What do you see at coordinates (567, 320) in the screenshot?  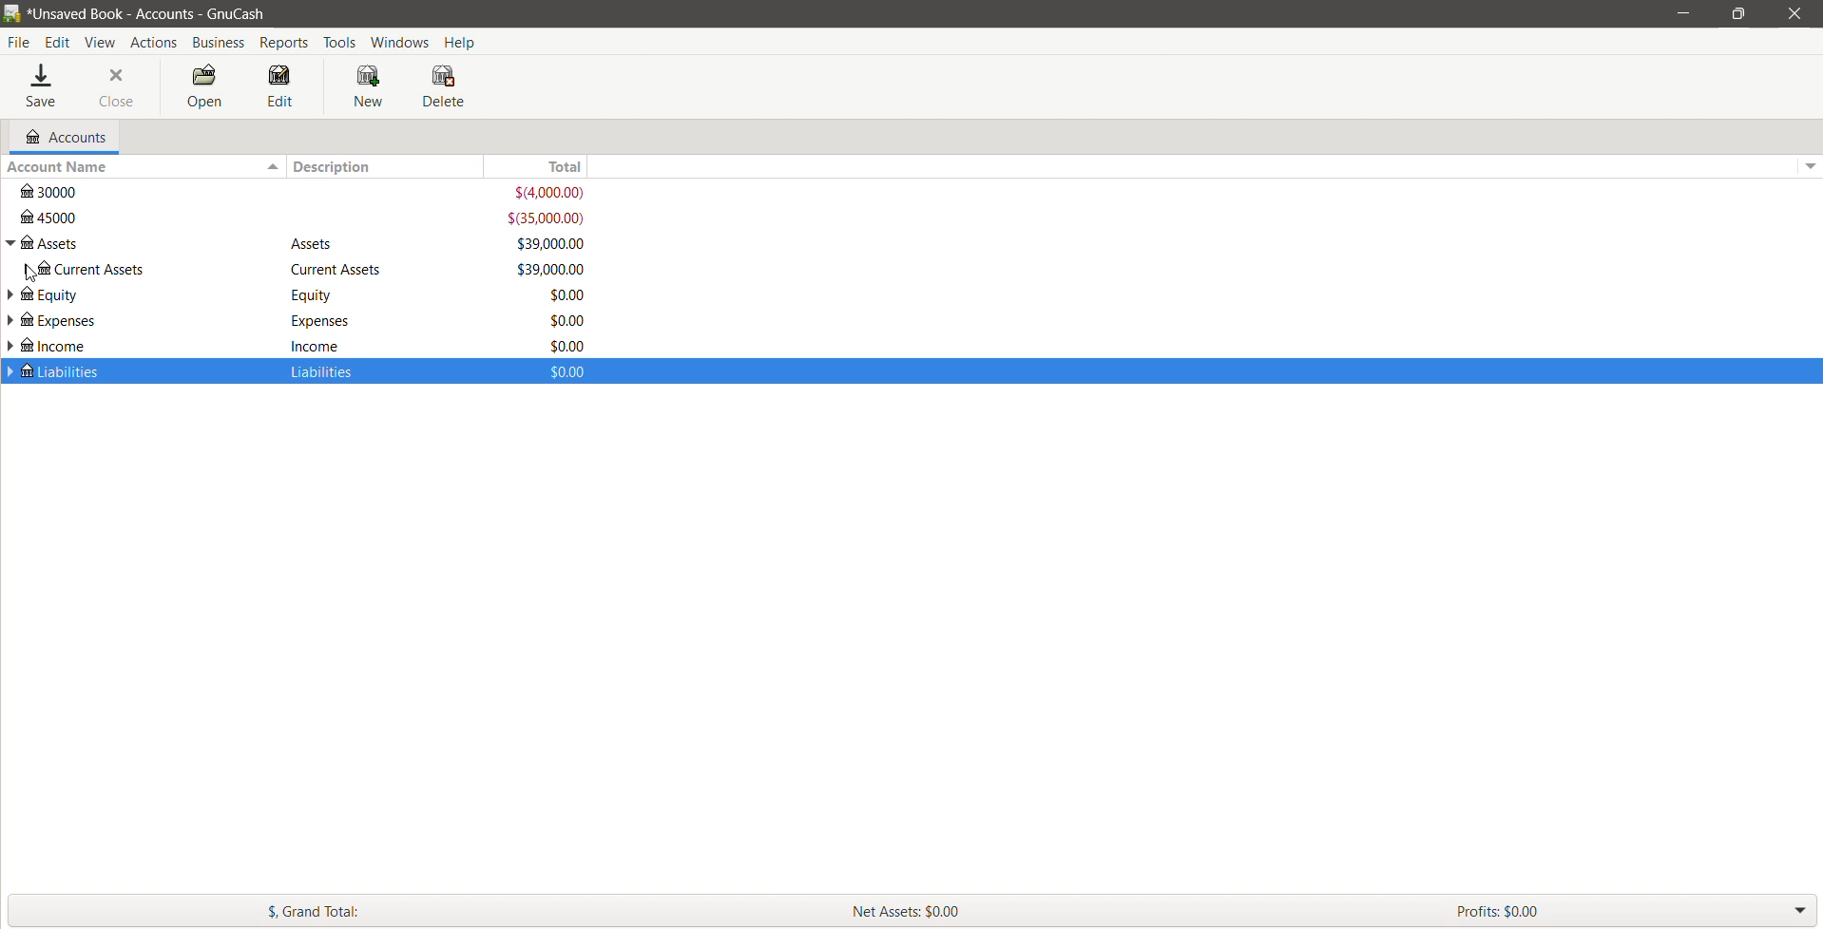 I see `$0.00` at bounding box center [567, 320].